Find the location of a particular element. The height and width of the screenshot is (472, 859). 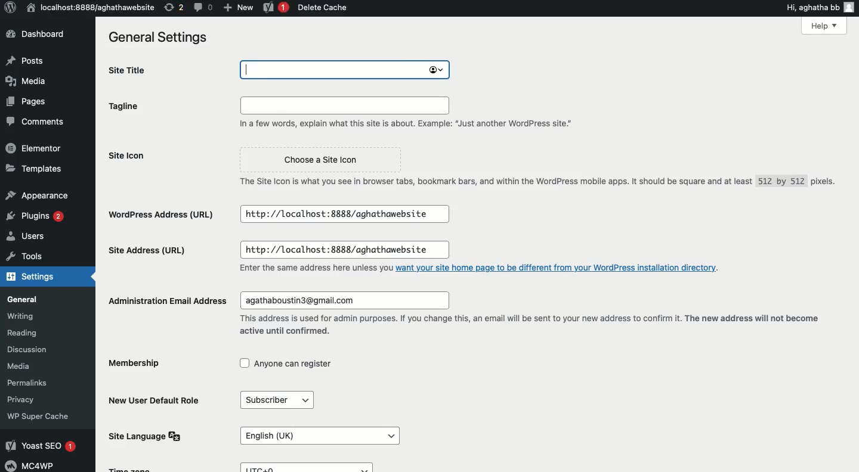

Users is located at coordinates (27, 236).